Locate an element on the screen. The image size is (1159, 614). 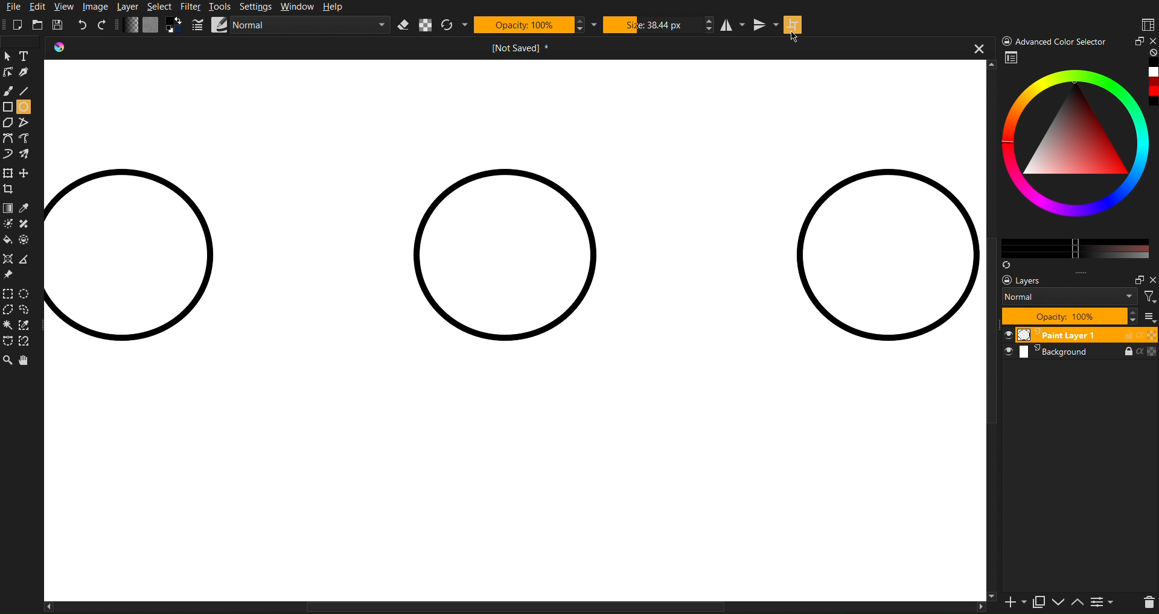
) Advanced Color Selector is located at coordinates (1049, 38).